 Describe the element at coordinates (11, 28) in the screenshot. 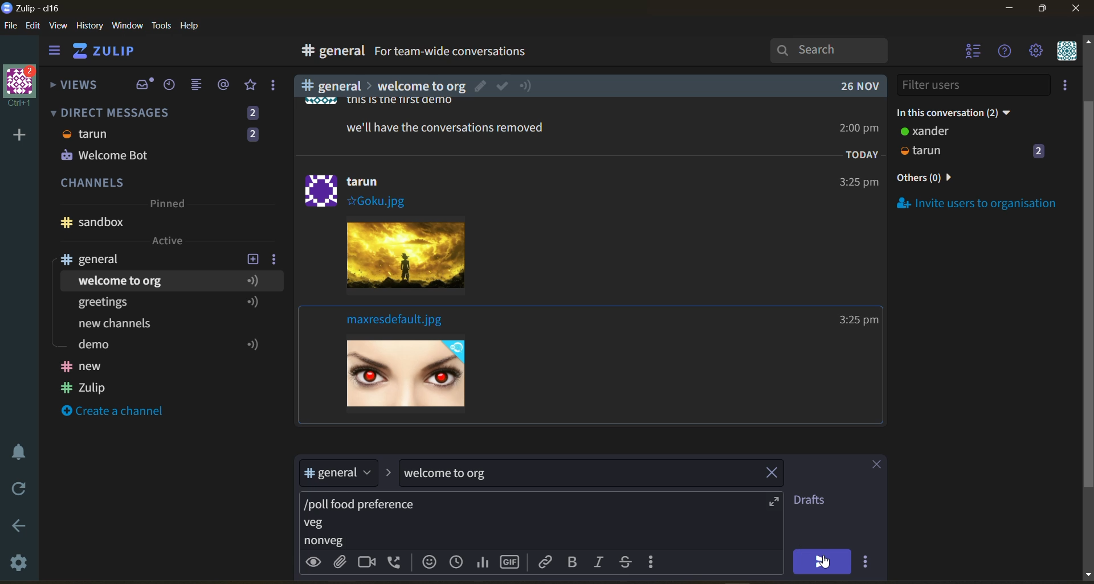

I see `file` at that location.